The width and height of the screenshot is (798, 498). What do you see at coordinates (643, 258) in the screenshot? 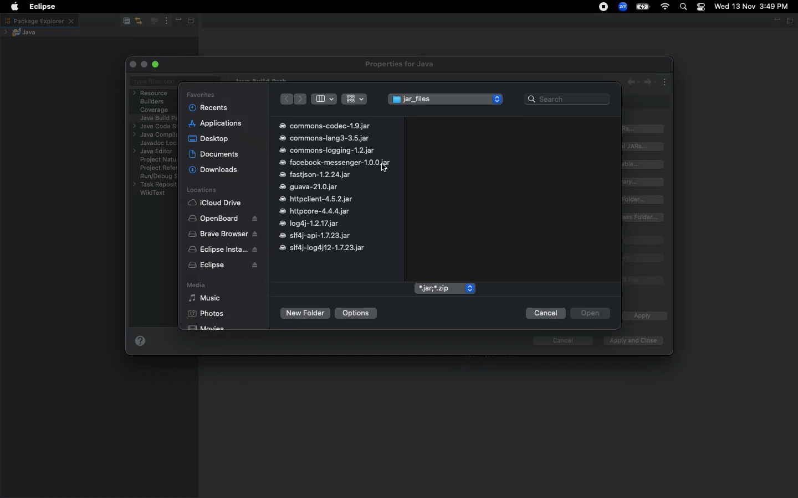
I see `Remove` at bounding box center [643, 258].